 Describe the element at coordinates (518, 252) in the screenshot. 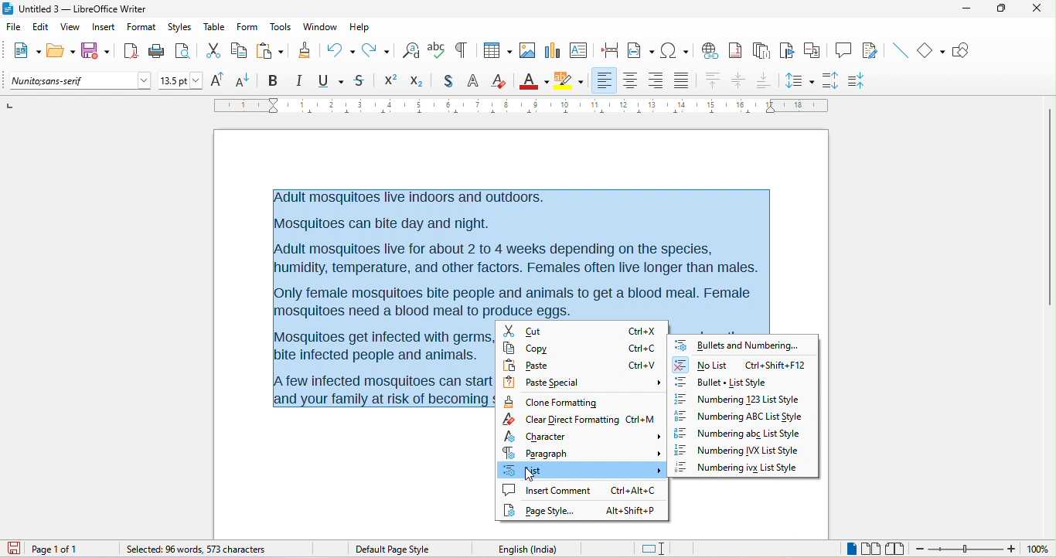

I see `Adult mosquitoes live indoors and outdoors.Mosquitoes can bite day and night.Adult mosquitoes live for about 2 to 4 weeks depending on the species,humidity, temperature, and other factors. Females often live longer than males.Only female mosquitoes bite people and animals to get a blood meal. Femalemosquitoes need a blood meal to produce eggs.` at that location.